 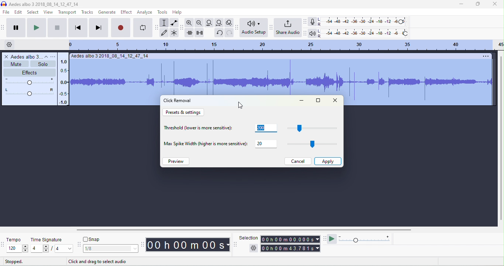 I want to click on file, so click(x=6, y=12).